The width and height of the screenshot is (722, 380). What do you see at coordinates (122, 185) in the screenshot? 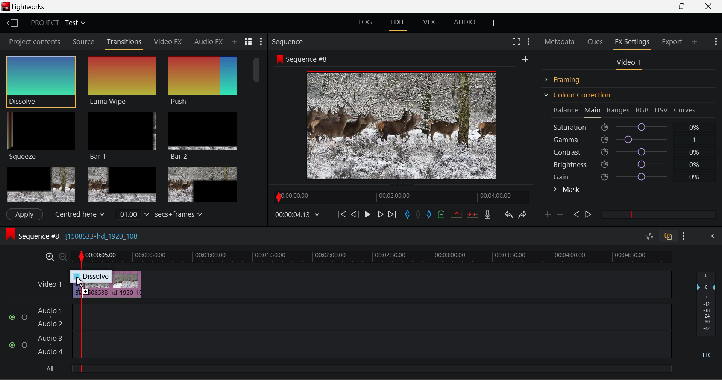
I see `Box 2` at bounding box center [122, 185].